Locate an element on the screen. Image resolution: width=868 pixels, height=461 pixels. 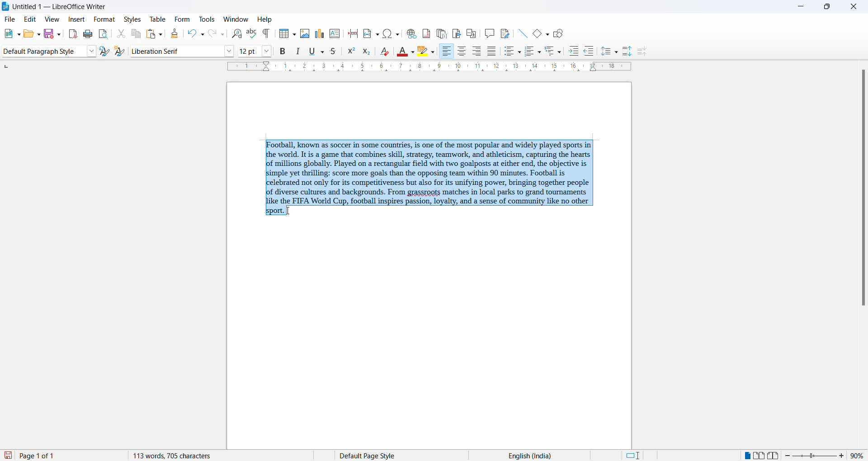
font color options is located at coordinates (413, 52).